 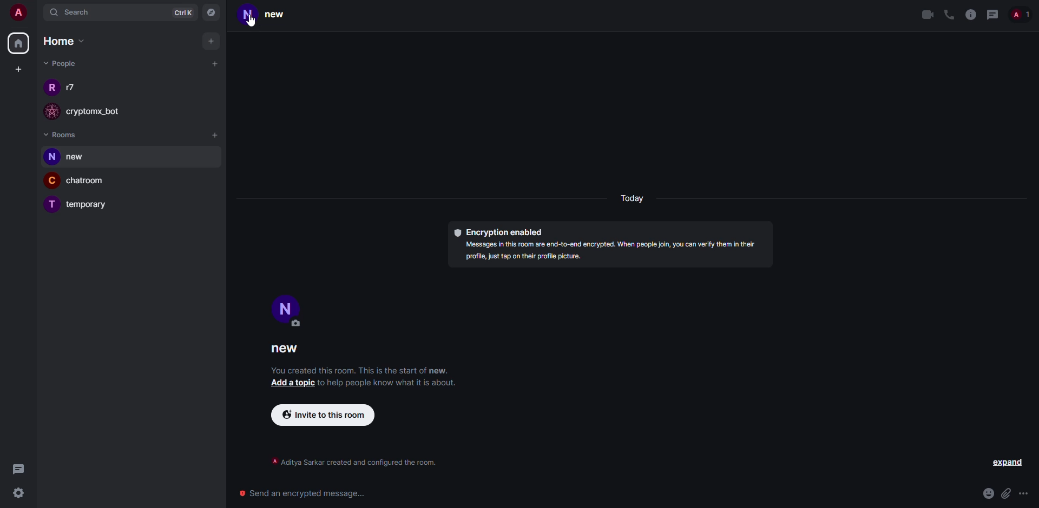 I want to click on send encrypted message, so click(x=304, y=491).